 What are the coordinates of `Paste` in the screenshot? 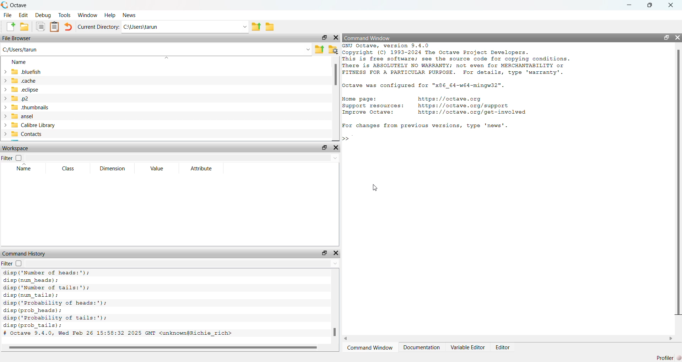 It's located at (54, 27).